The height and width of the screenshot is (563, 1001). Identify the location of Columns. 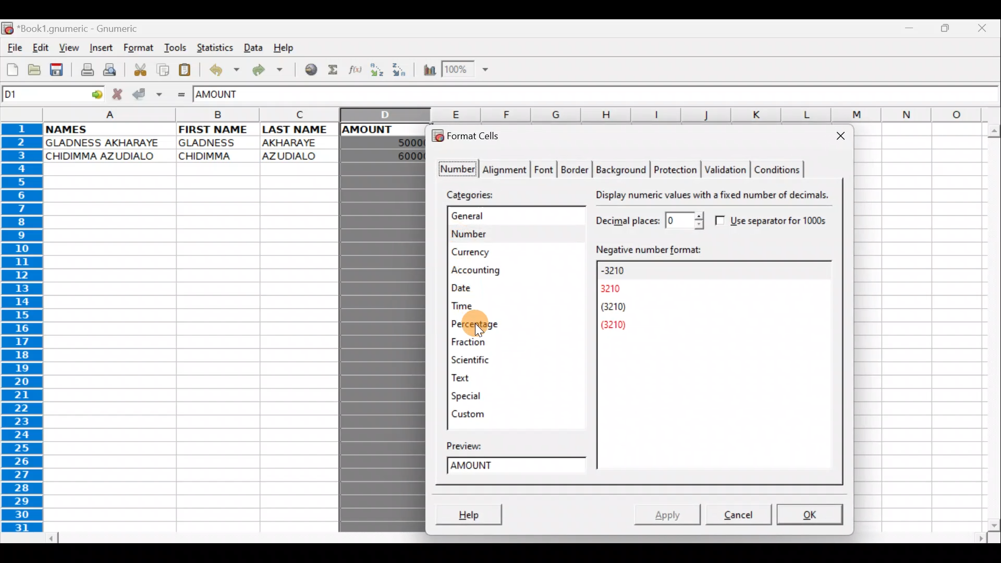
(521, 114).